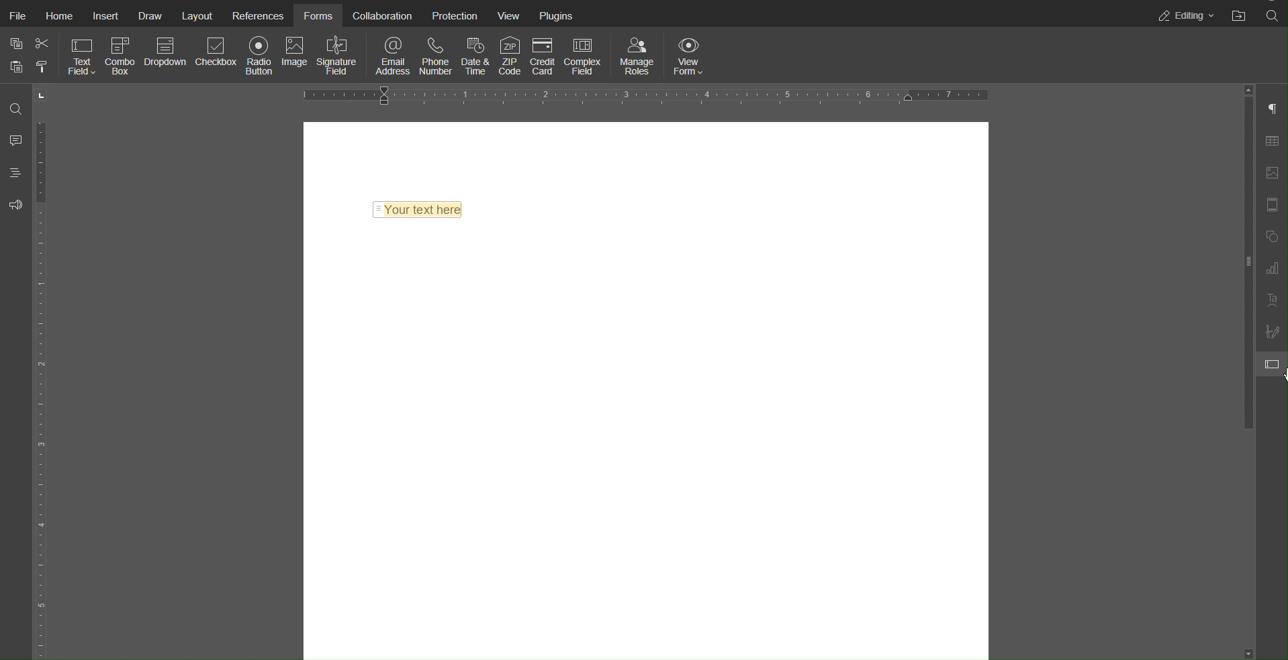 The height and width of the screenshot is (660, 1288). I want to click on Graph Settings, so click(1271, 269).